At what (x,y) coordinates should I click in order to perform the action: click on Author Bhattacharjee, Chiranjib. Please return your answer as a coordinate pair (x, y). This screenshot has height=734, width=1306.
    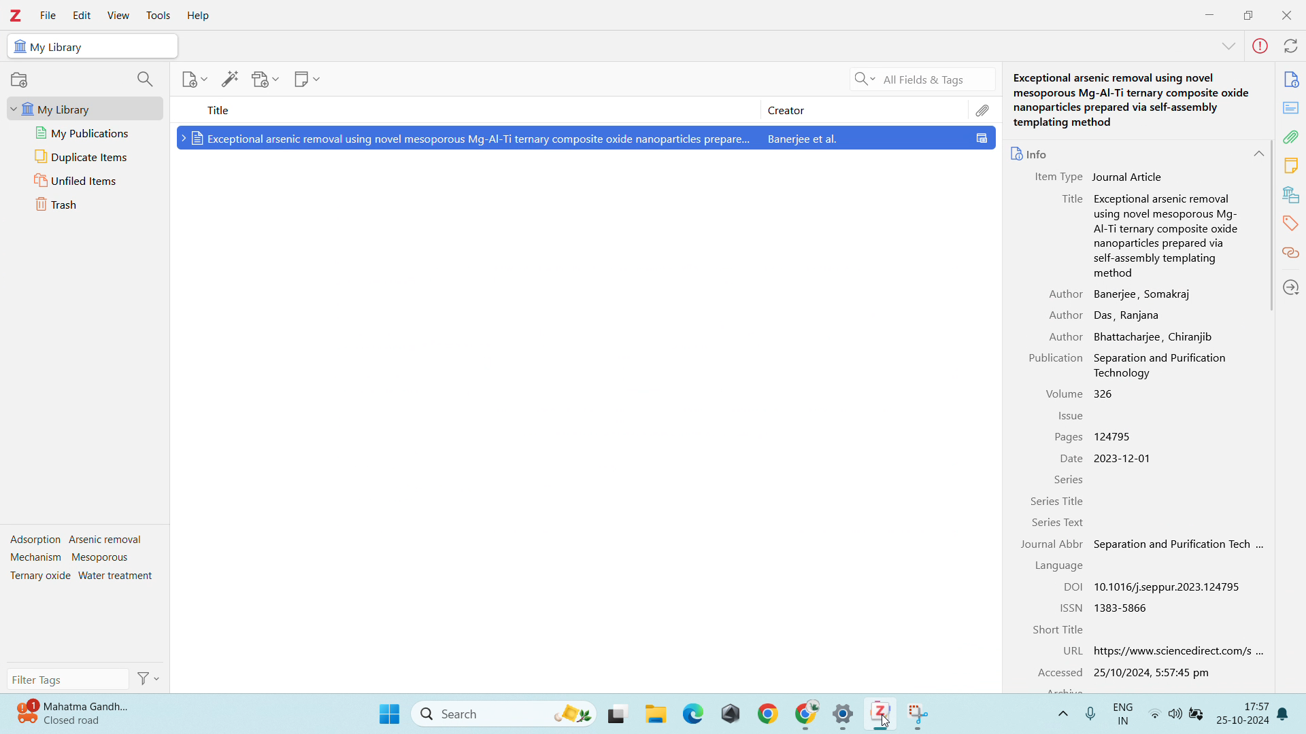
    Looking at the image, I should click on (1136, 336).